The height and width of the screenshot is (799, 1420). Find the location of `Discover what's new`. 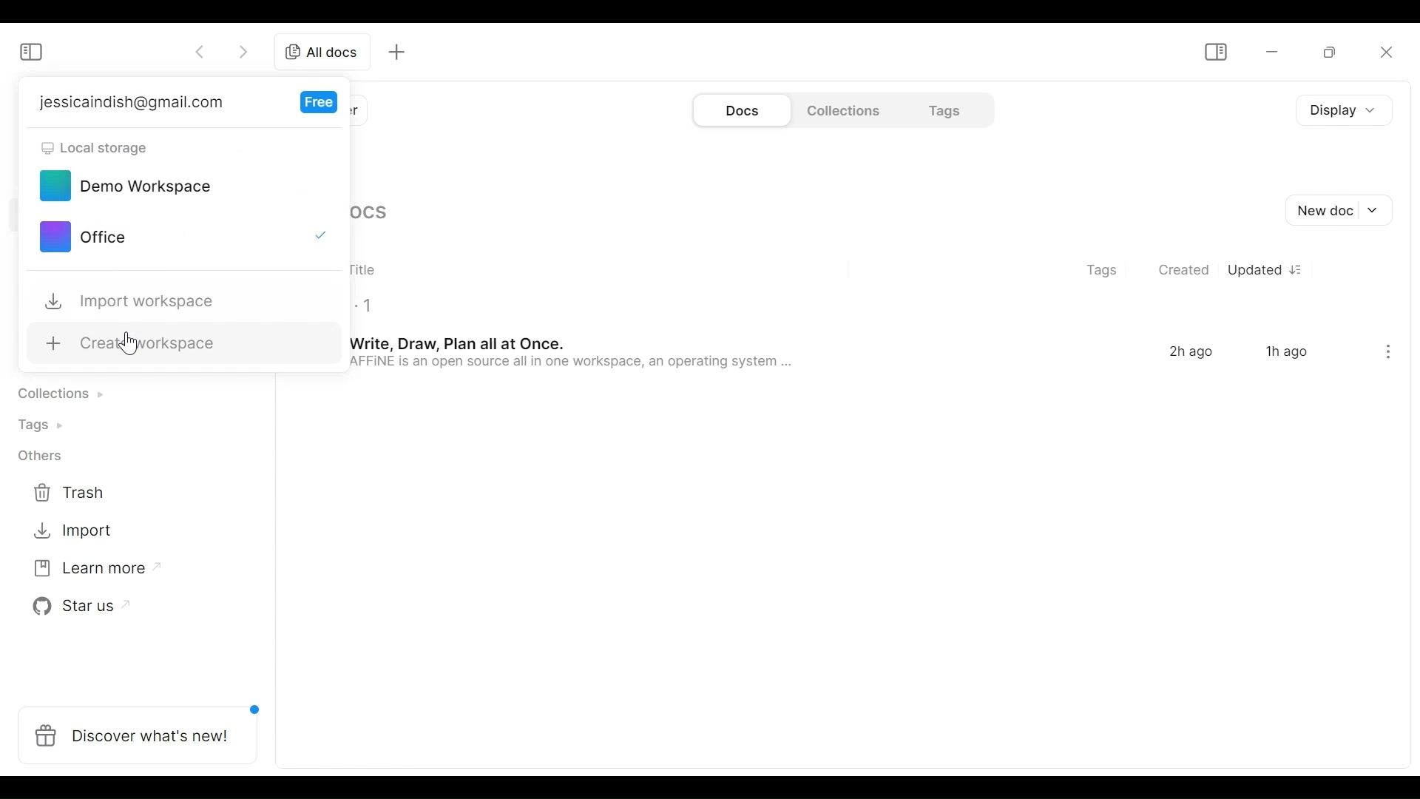

Discover what's new is located at coordinates (137, 732).